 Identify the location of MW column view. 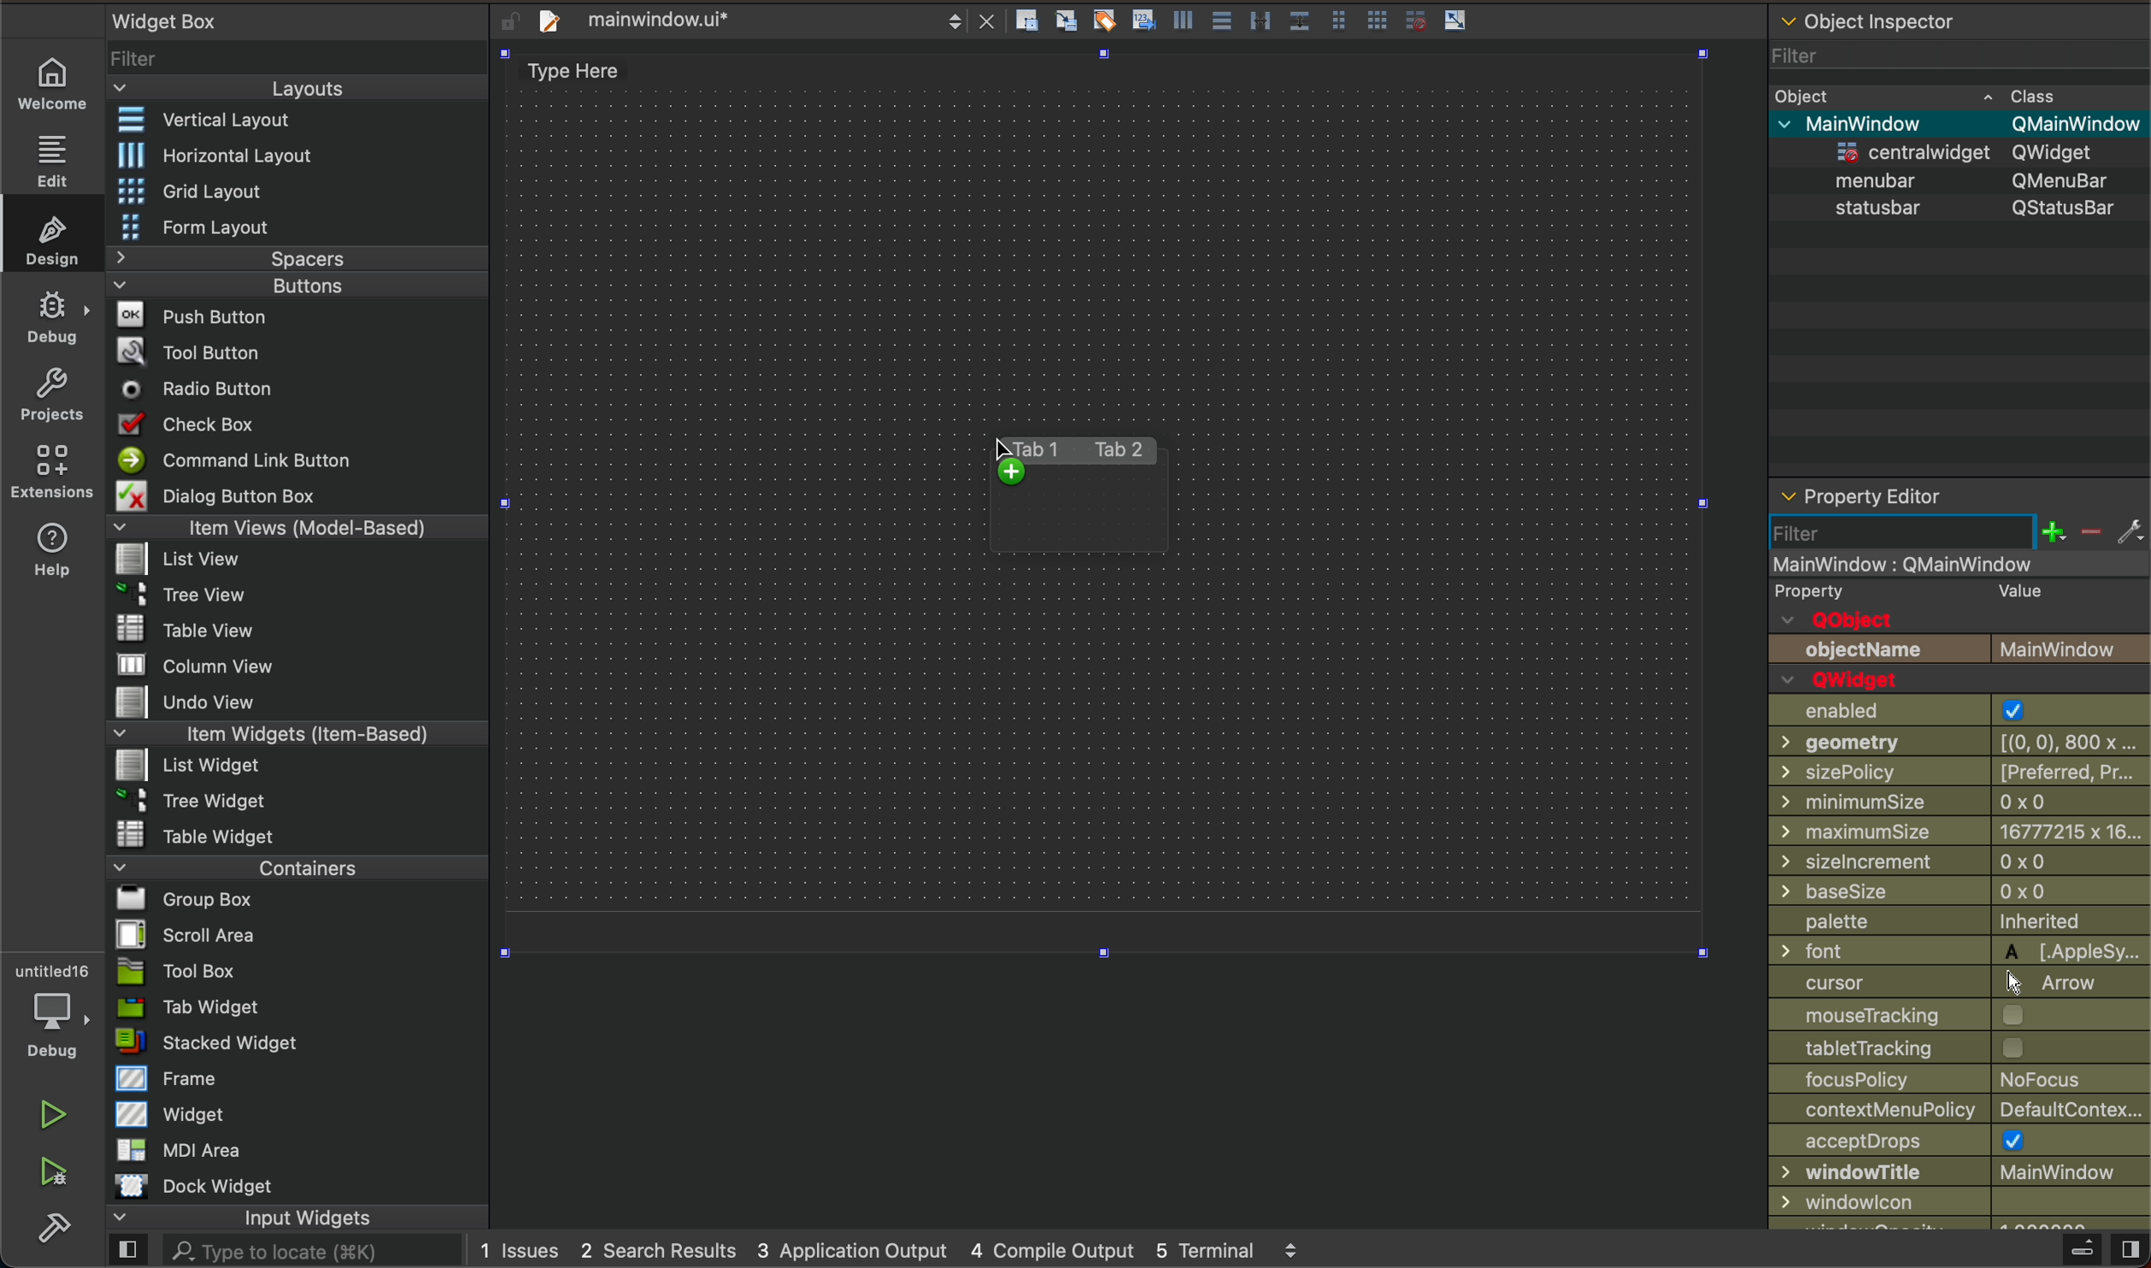
(177, 664).